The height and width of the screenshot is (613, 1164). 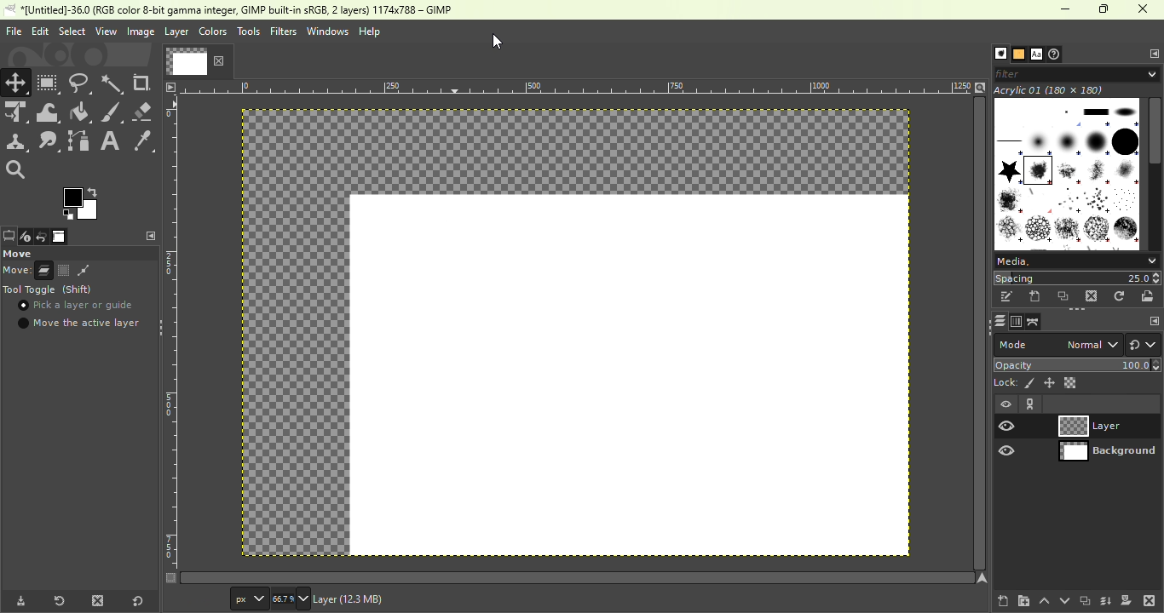 What do you see at coordinates (1150, 320) in the screenshot?
I see `Configure this tab` at bounding box center [1150, 320].